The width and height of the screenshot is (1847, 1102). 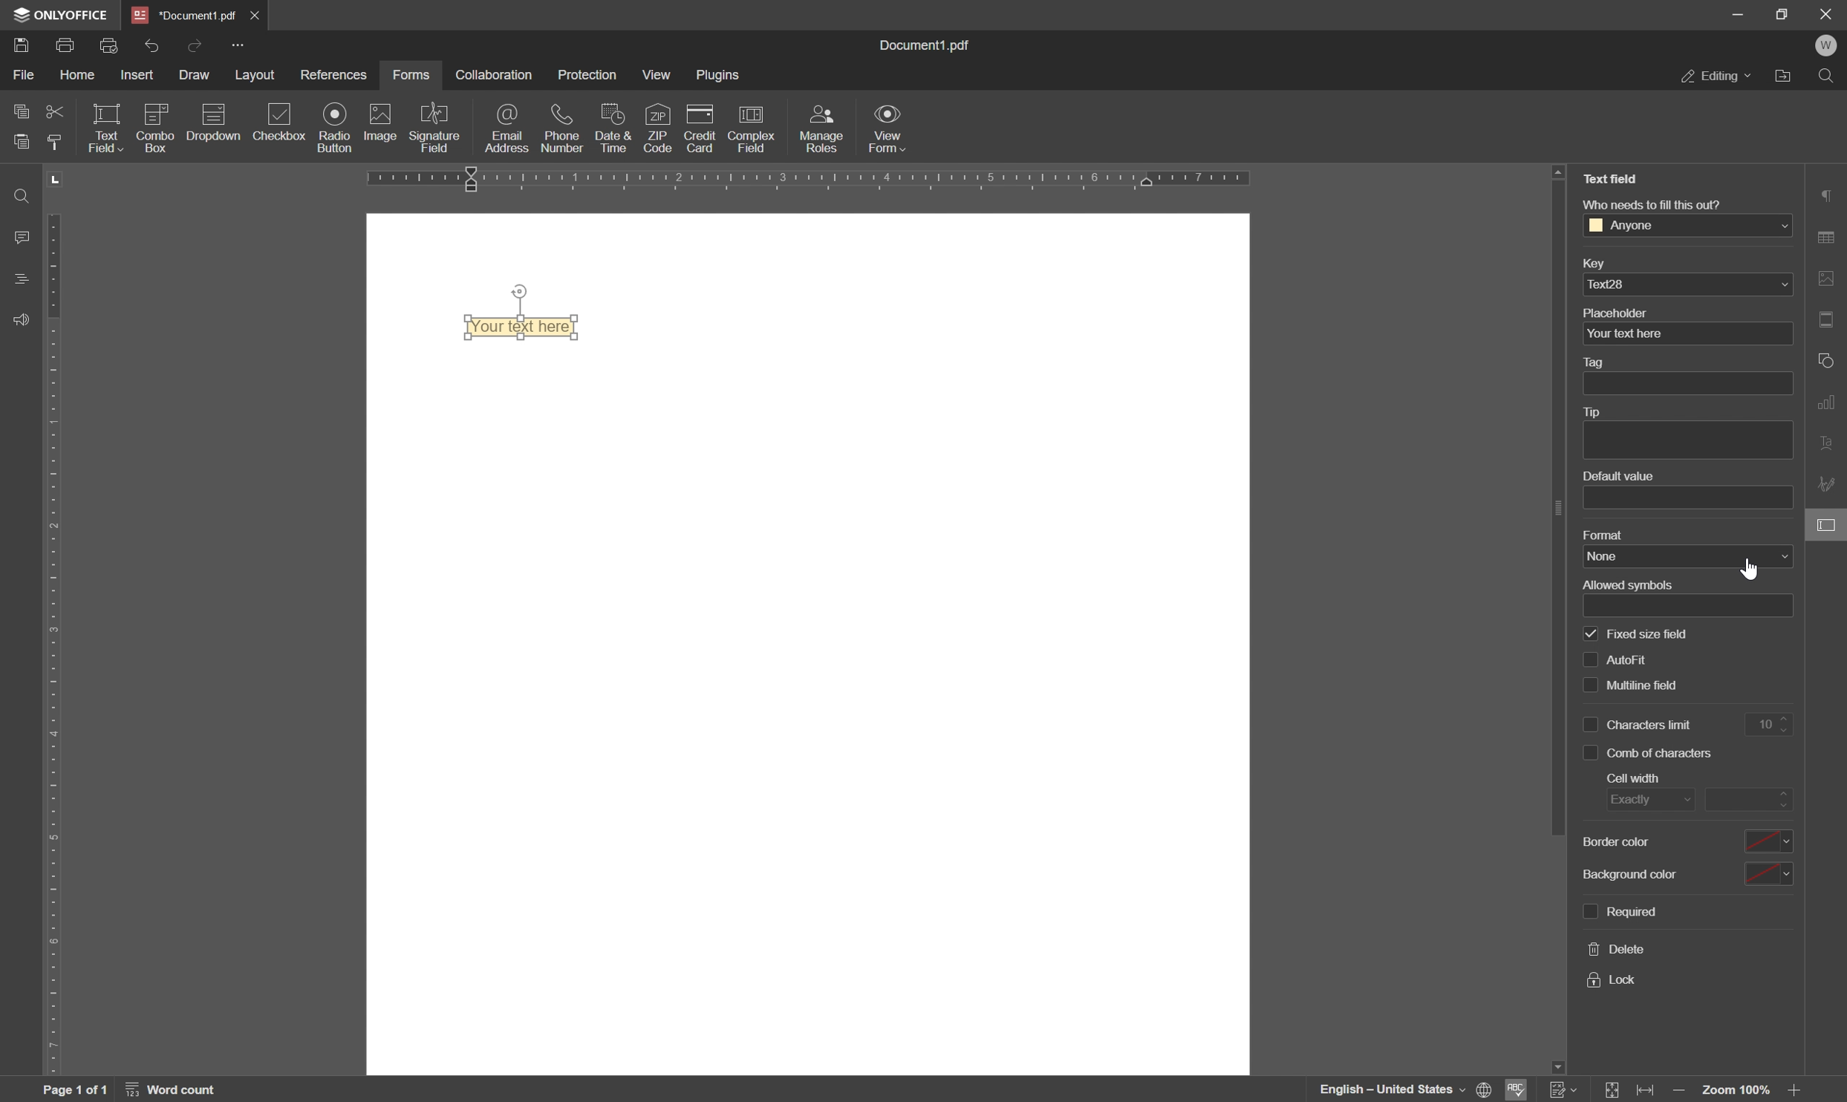 I want to click on text field, so click(x=106, y=128).